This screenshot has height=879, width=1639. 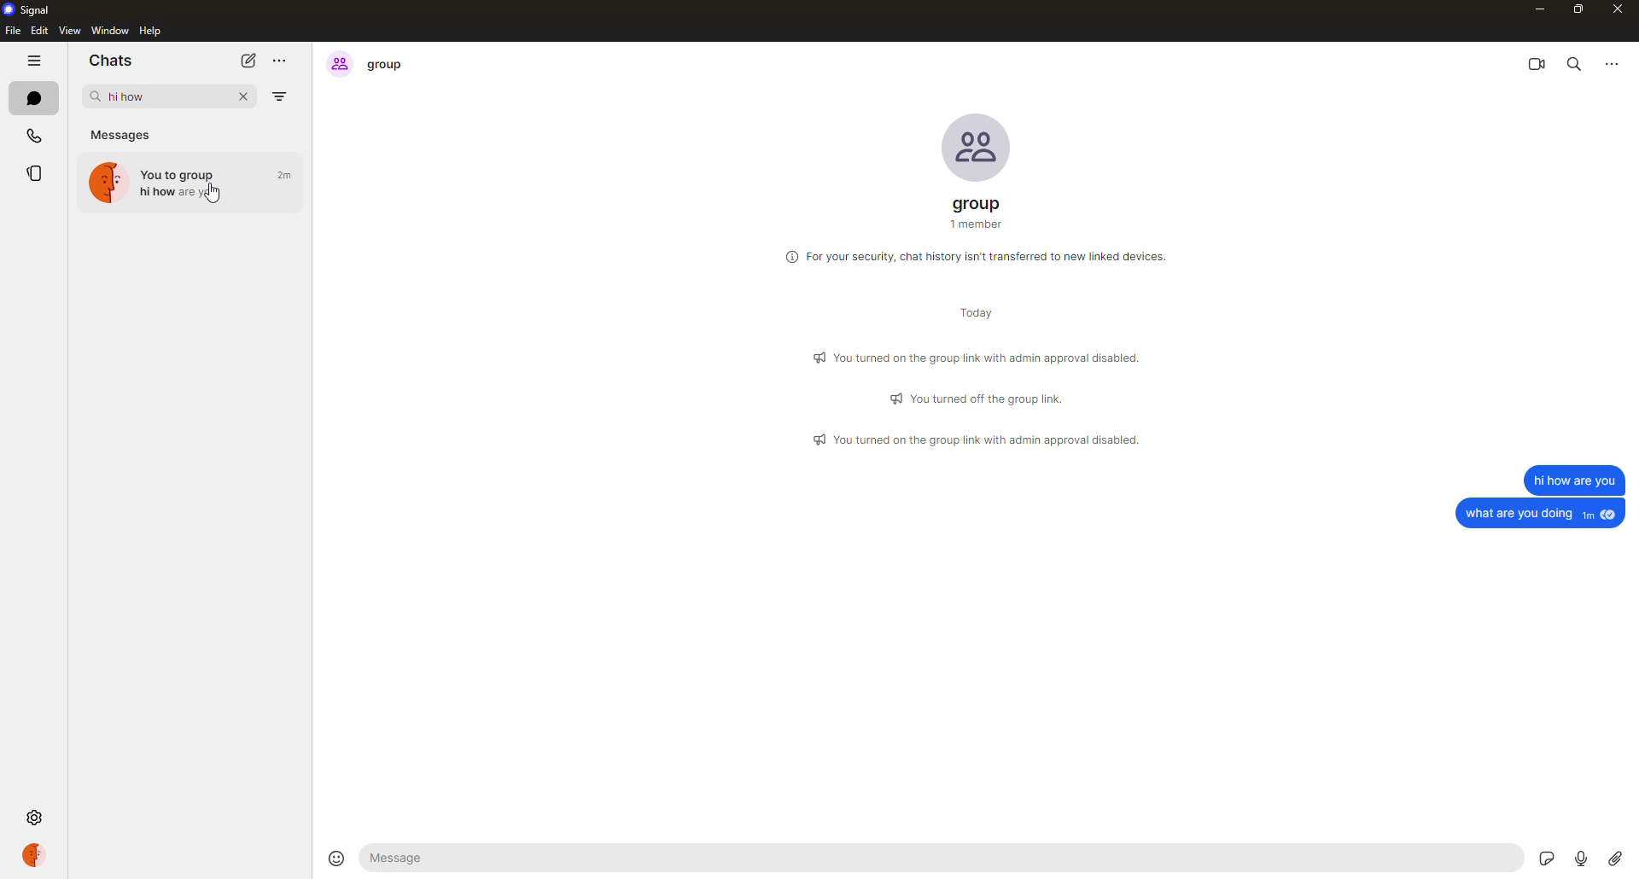 I want to click on stickers, so click(x=1547, y=854).